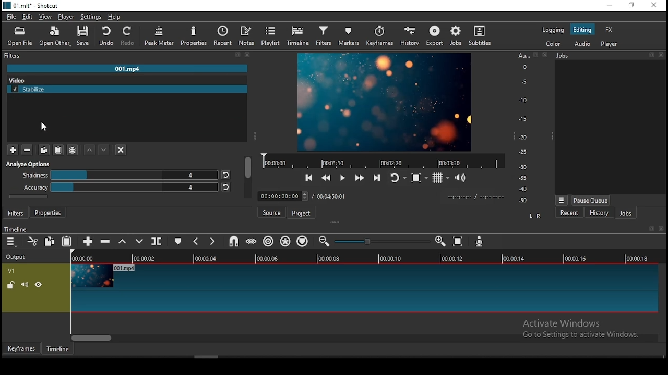 The width and height of the screenshot is (668, 375). I want to click on skip to previous point, so click(309, 179).